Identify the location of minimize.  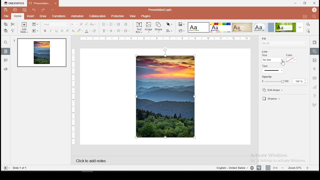
(295, 3).